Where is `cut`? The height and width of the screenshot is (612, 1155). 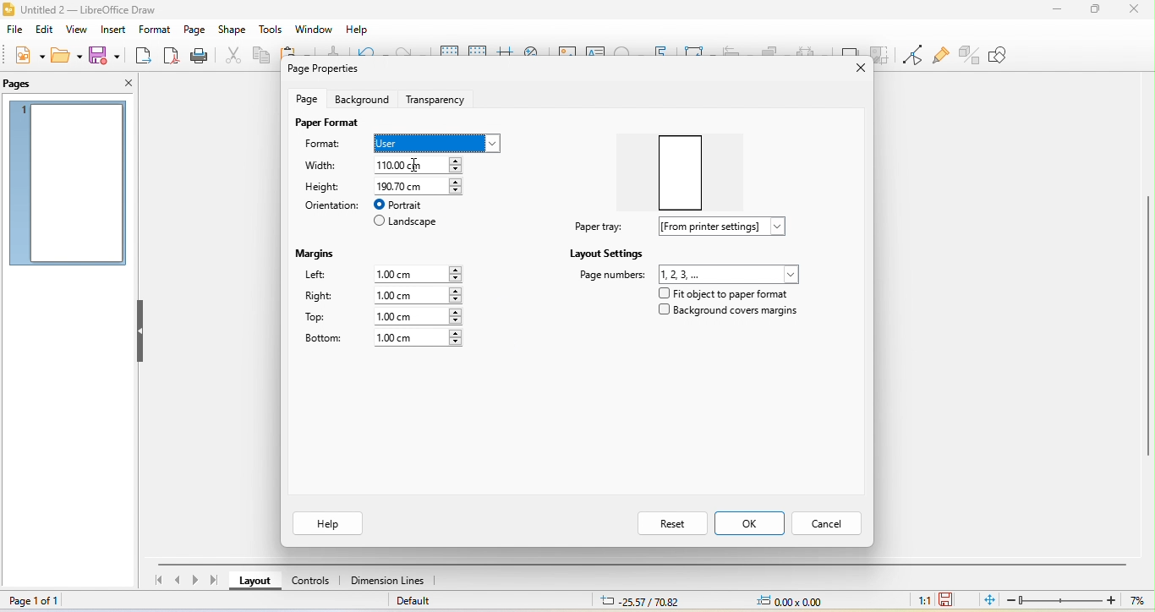
cut is located at coordinates (230, 55).